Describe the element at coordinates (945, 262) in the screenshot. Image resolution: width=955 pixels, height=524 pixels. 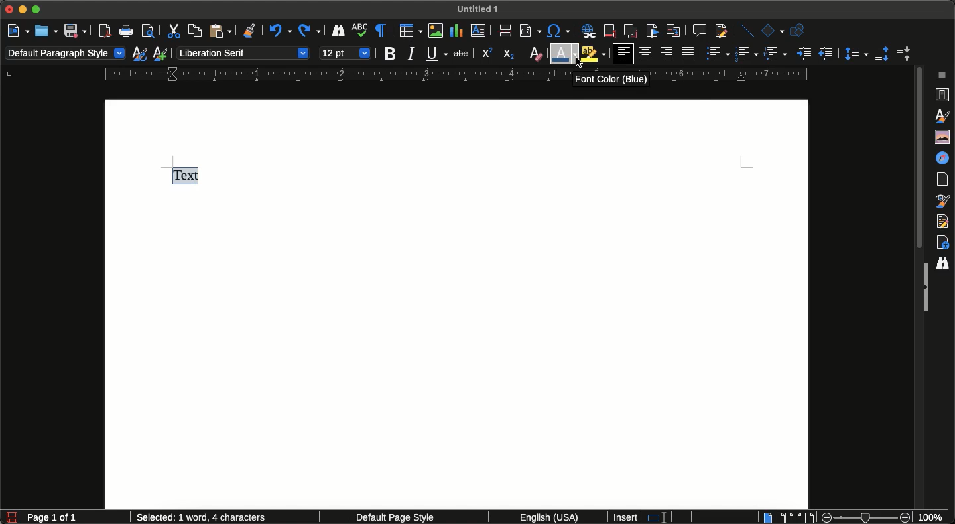
I see `Find` at that location.